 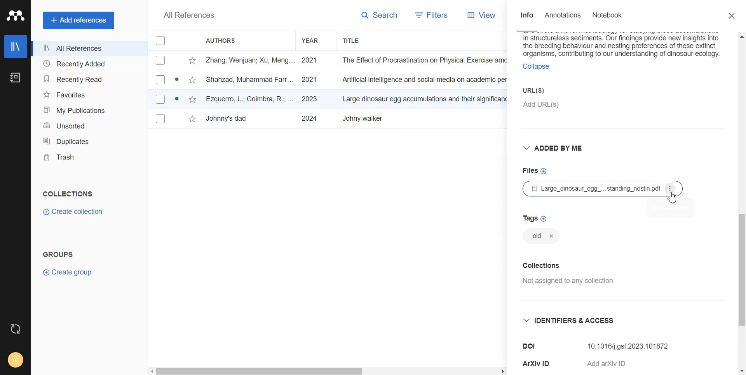 I want to click on unread, so click(x=176, y=79).